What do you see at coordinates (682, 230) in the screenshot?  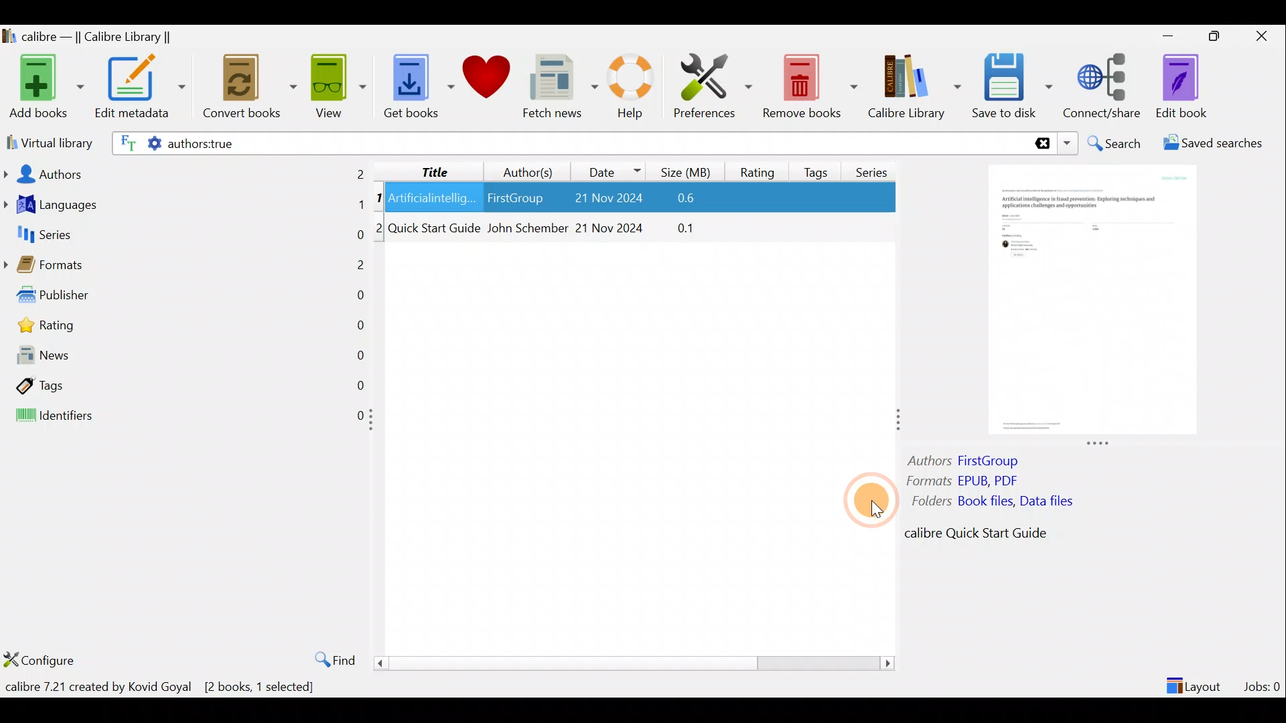 I see `0.1` at bounding box center [682, 230].